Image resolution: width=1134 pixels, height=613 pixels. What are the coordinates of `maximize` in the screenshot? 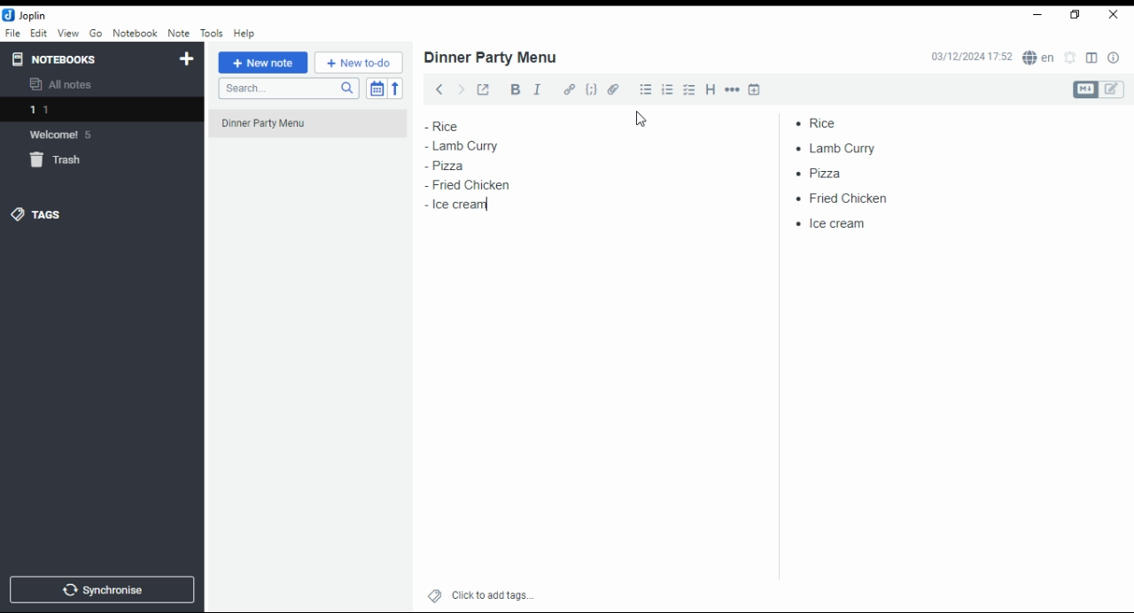 It's located at (1076, 16).